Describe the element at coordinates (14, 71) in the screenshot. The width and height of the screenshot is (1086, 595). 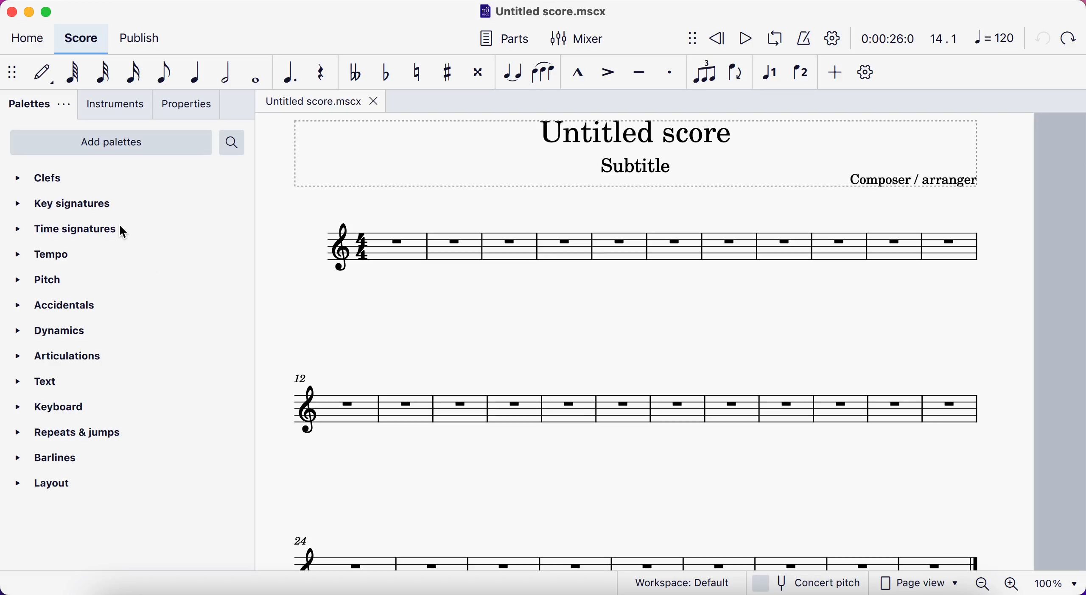
I see `show/hide` at that location.